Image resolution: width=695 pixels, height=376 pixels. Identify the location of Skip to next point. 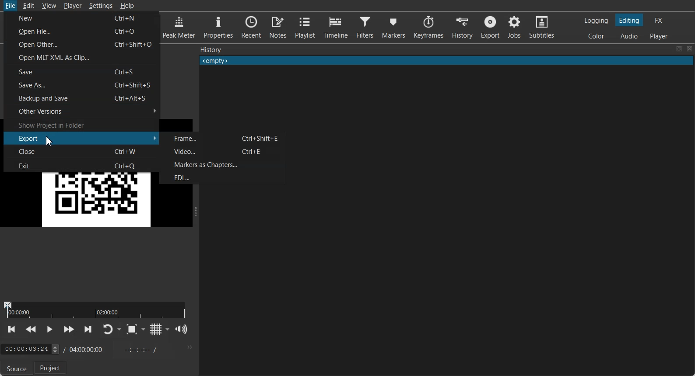
(88, 330).